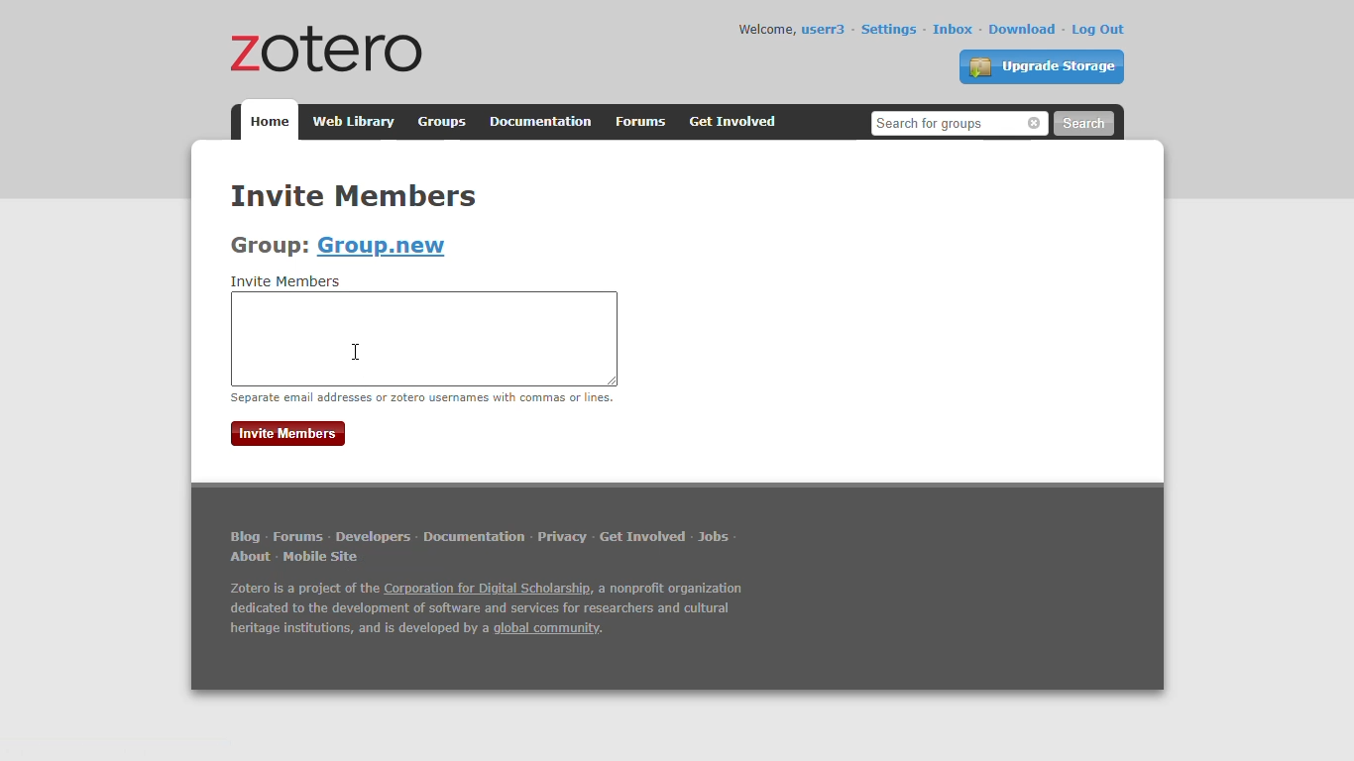  Describe the element at coordinates (953, 29) in the screenshot. I see `inbox` at that location.